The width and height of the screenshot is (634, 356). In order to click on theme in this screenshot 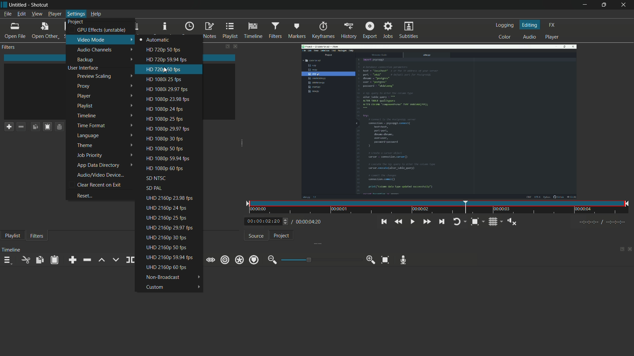, I will do `click(105, 145)`.